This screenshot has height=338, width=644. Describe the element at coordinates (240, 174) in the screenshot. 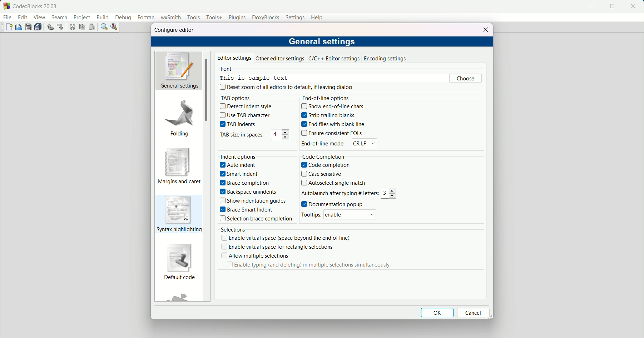

I see `smart indent` at that location.